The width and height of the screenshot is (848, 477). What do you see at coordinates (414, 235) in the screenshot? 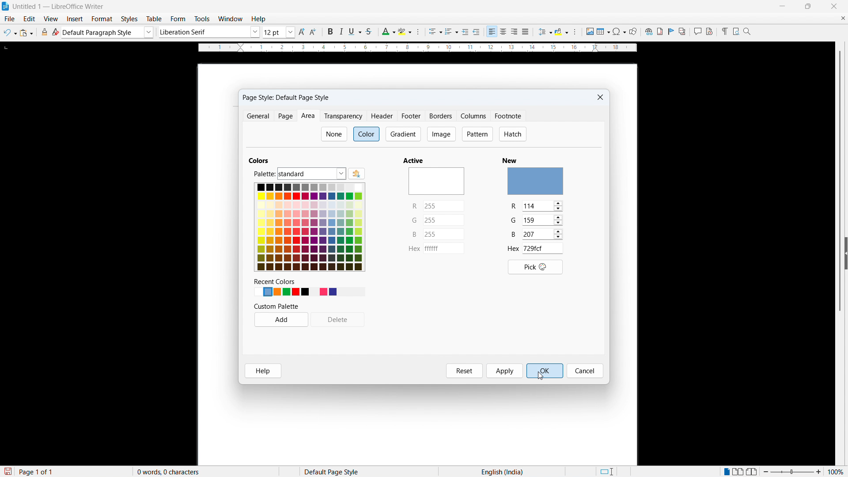
I see `B` at bounding box center [414, 235].